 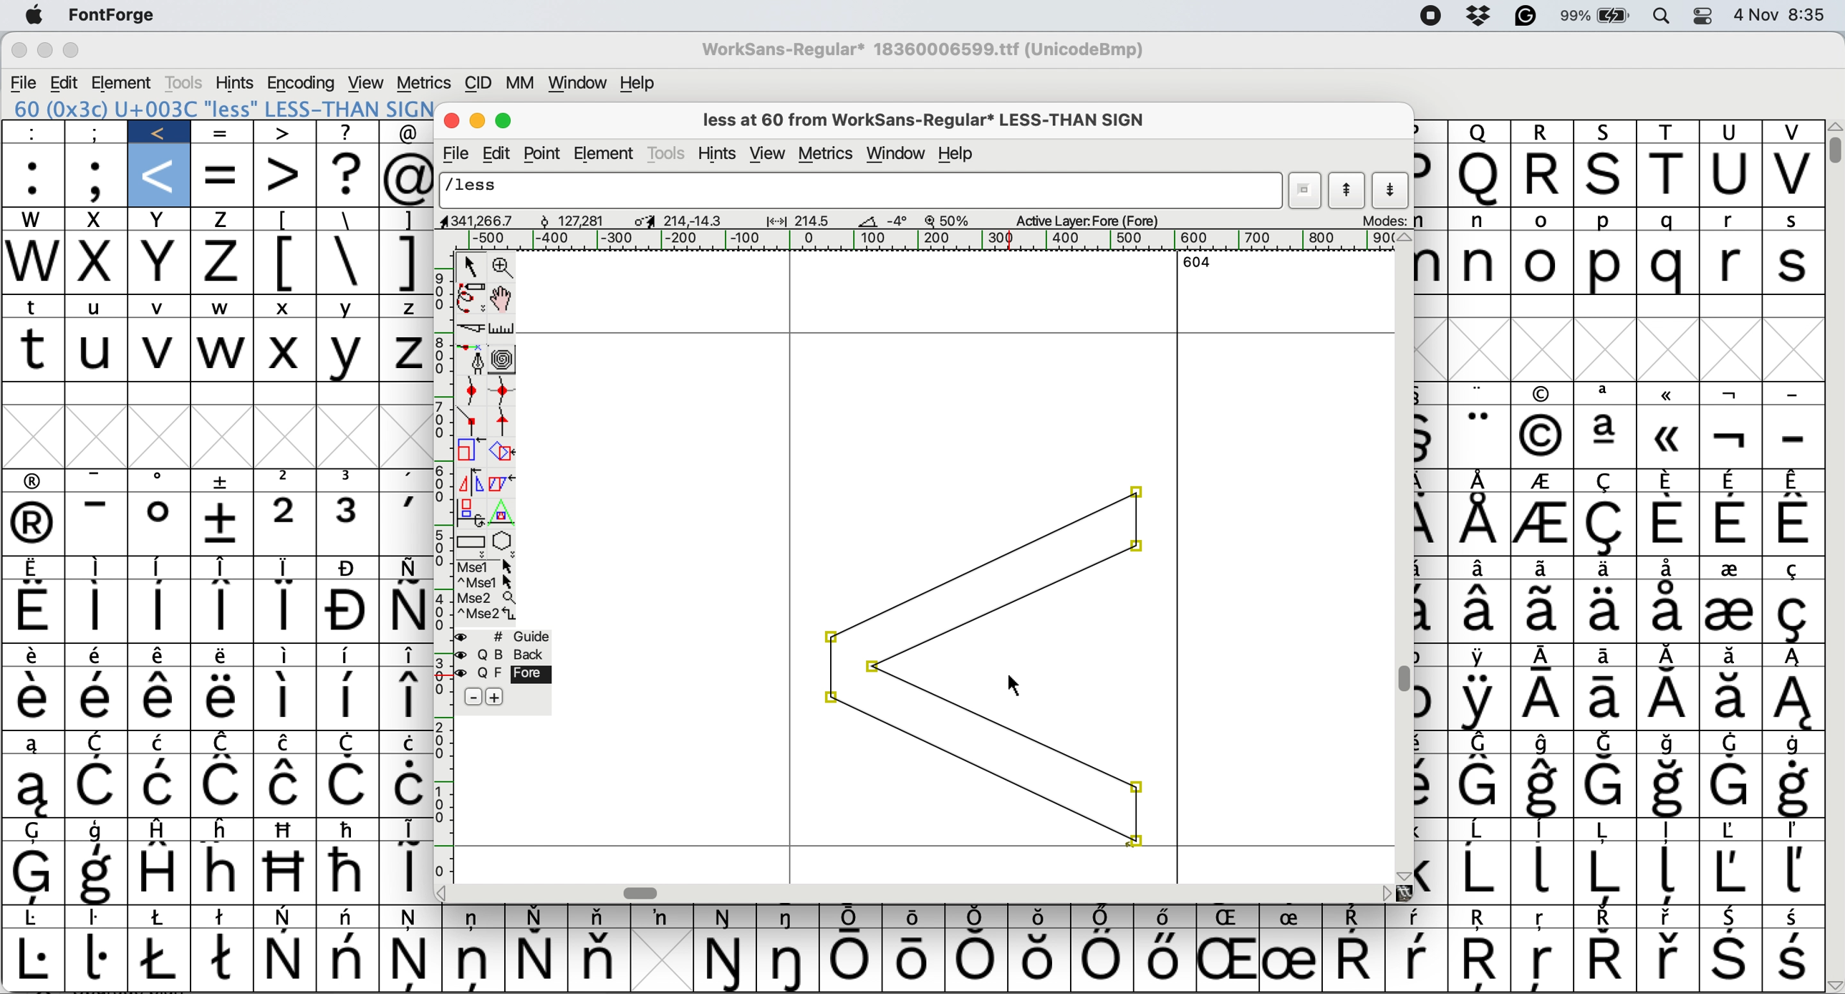 I want to click on rectangle or ellipse, so click(x=469, y=540).